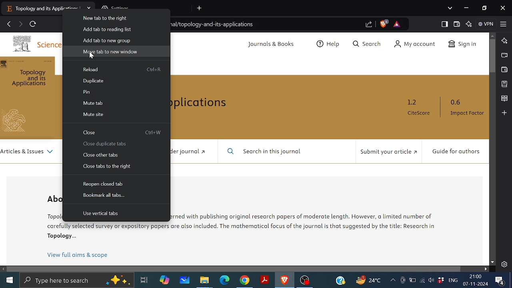 The width and height of the screenshot is (512, 288). What do you see at coordinates (76, 281) in the screenshot?
I see `Type here to search apps` at bounding box center [76, 281].